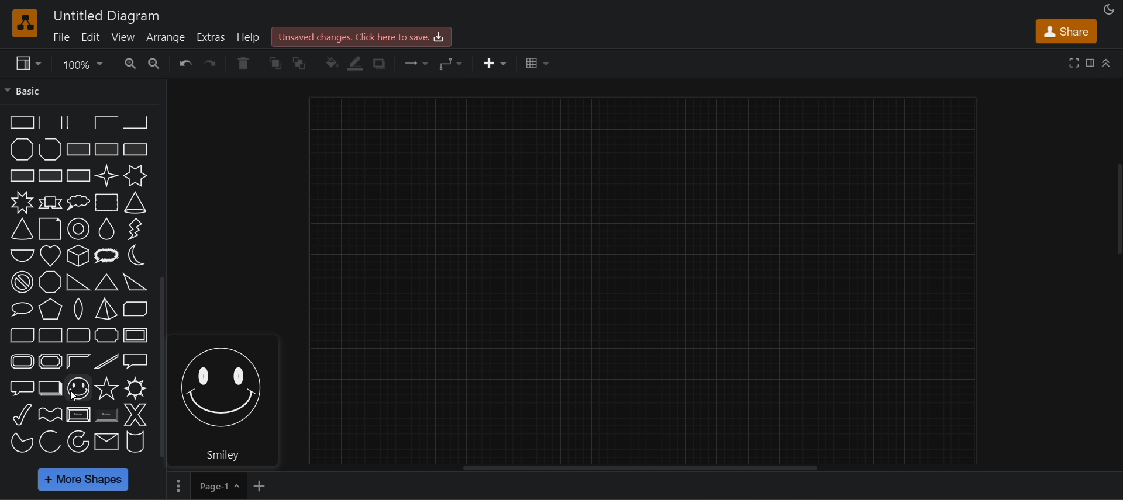 The height and width of the screenshot is (500, 1123). What do you see at coordinates (78, 123) in the screenshot?
I see `partial rectangle` at bounding box center [78, 123].